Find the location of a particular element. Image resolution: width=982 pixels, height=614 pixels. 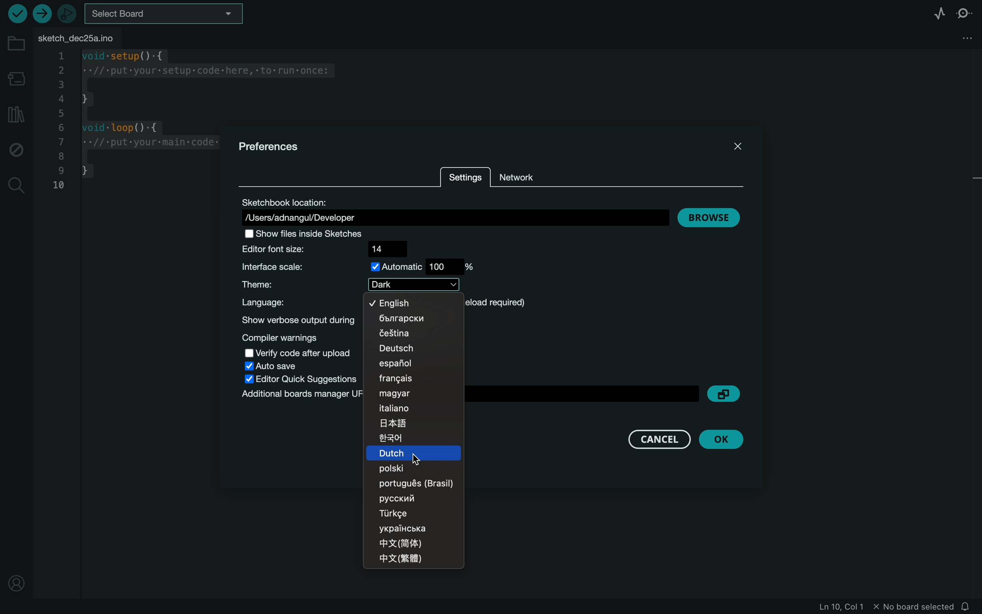

board  manager is located at coordinates (17, 79).